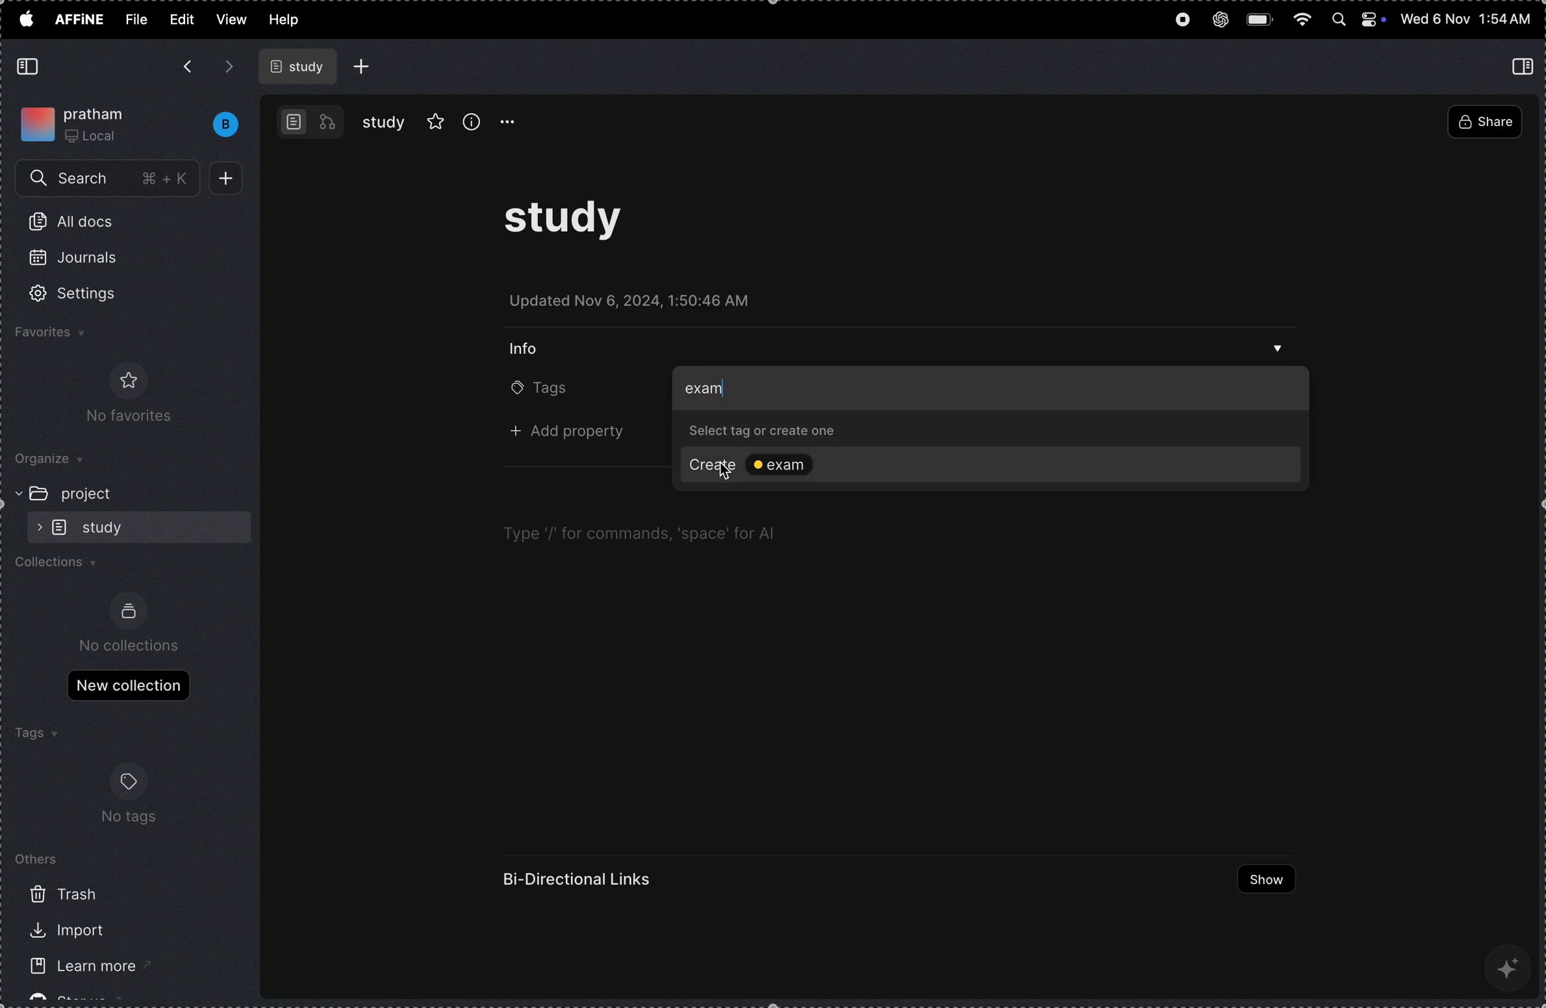 The height and width of the screenshot is (1008, 1546). I want to click on updated, so click(641, 304).